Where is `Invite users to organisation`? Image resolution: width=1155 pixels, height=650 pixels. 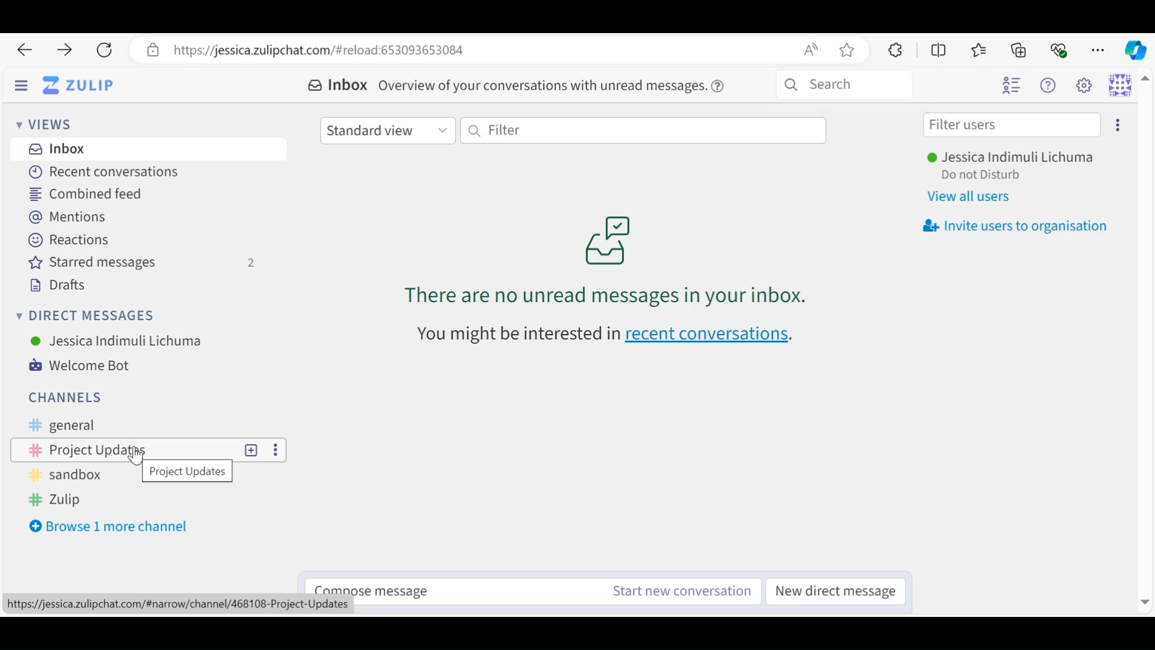 Invite users to organisation is located at coordinates (1117, 125).